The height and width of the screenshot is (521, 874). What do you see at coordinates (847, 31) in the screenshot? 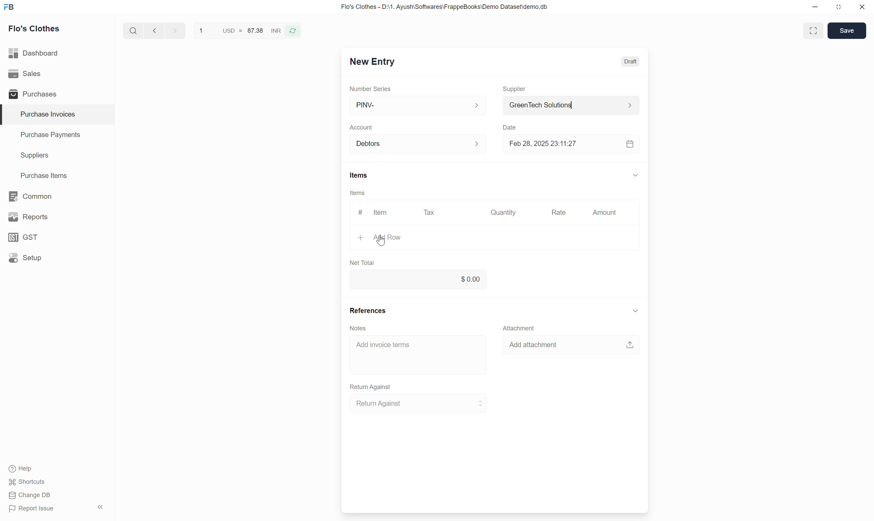
I see `Save` at bounding box center [847, 31].